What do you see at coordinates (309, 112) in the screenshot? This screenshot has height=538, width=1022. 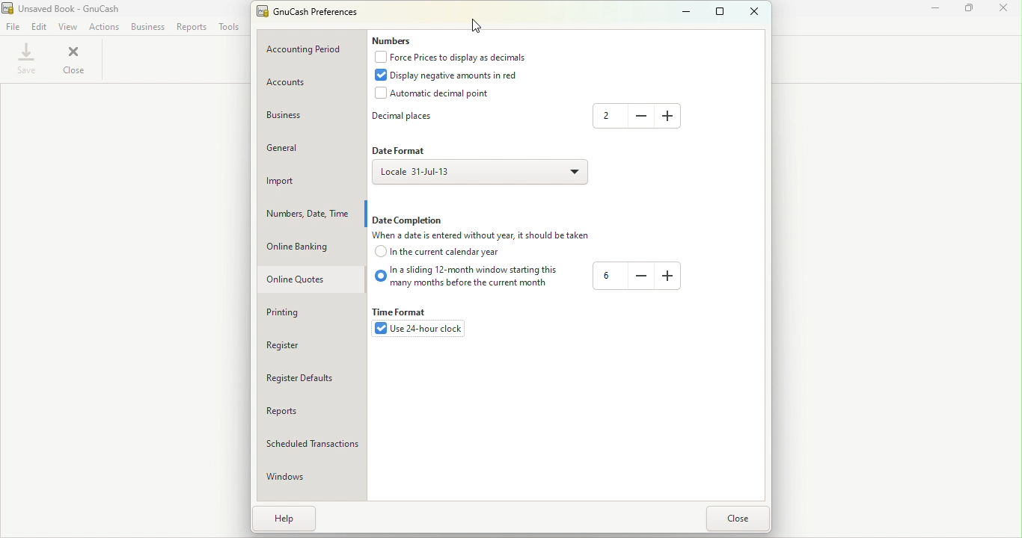 I see `Business` at bounding box center [309, 112].